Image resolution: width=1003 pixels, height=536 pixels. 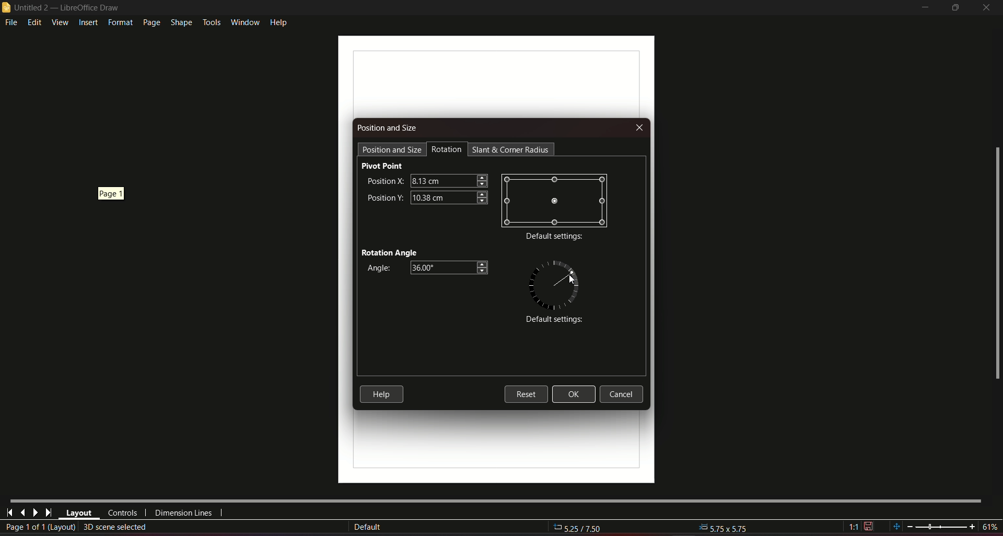 What do you see at coordinates (382, 166) in the screenshot?
I see `Pivot Point` at bounding box center [382, 166].